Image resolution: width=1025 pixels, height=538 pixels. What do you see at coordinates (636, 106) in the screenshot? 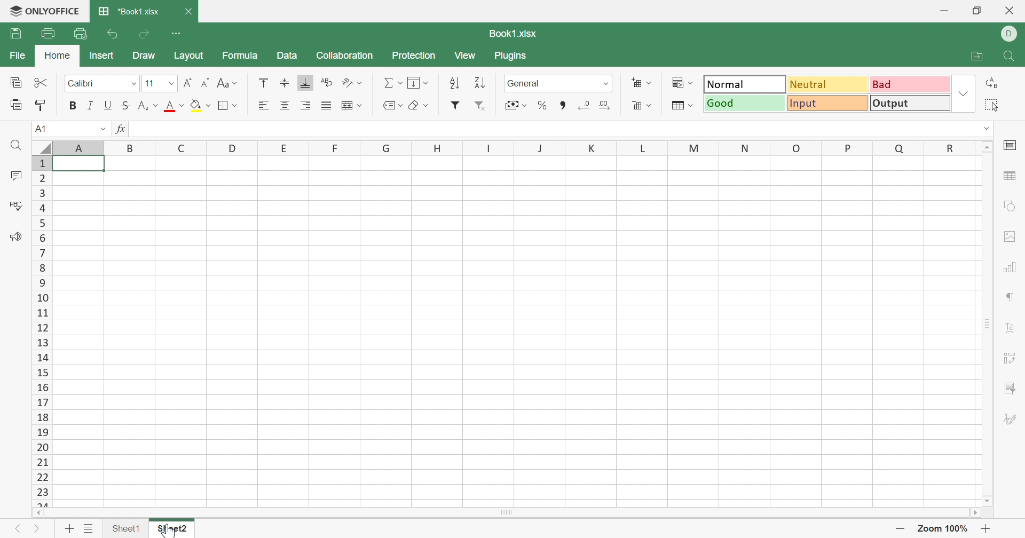
I see `Remove cells` at bounding box center [636, 106].